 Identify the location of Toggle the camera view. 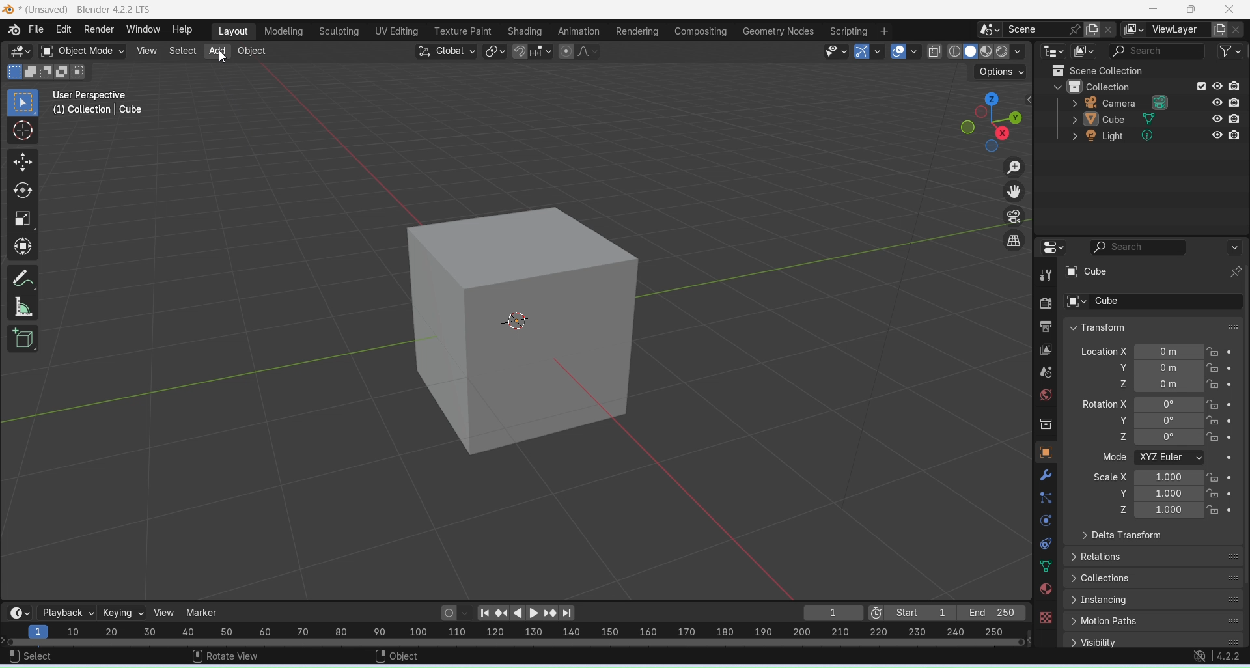
(1014, 216).